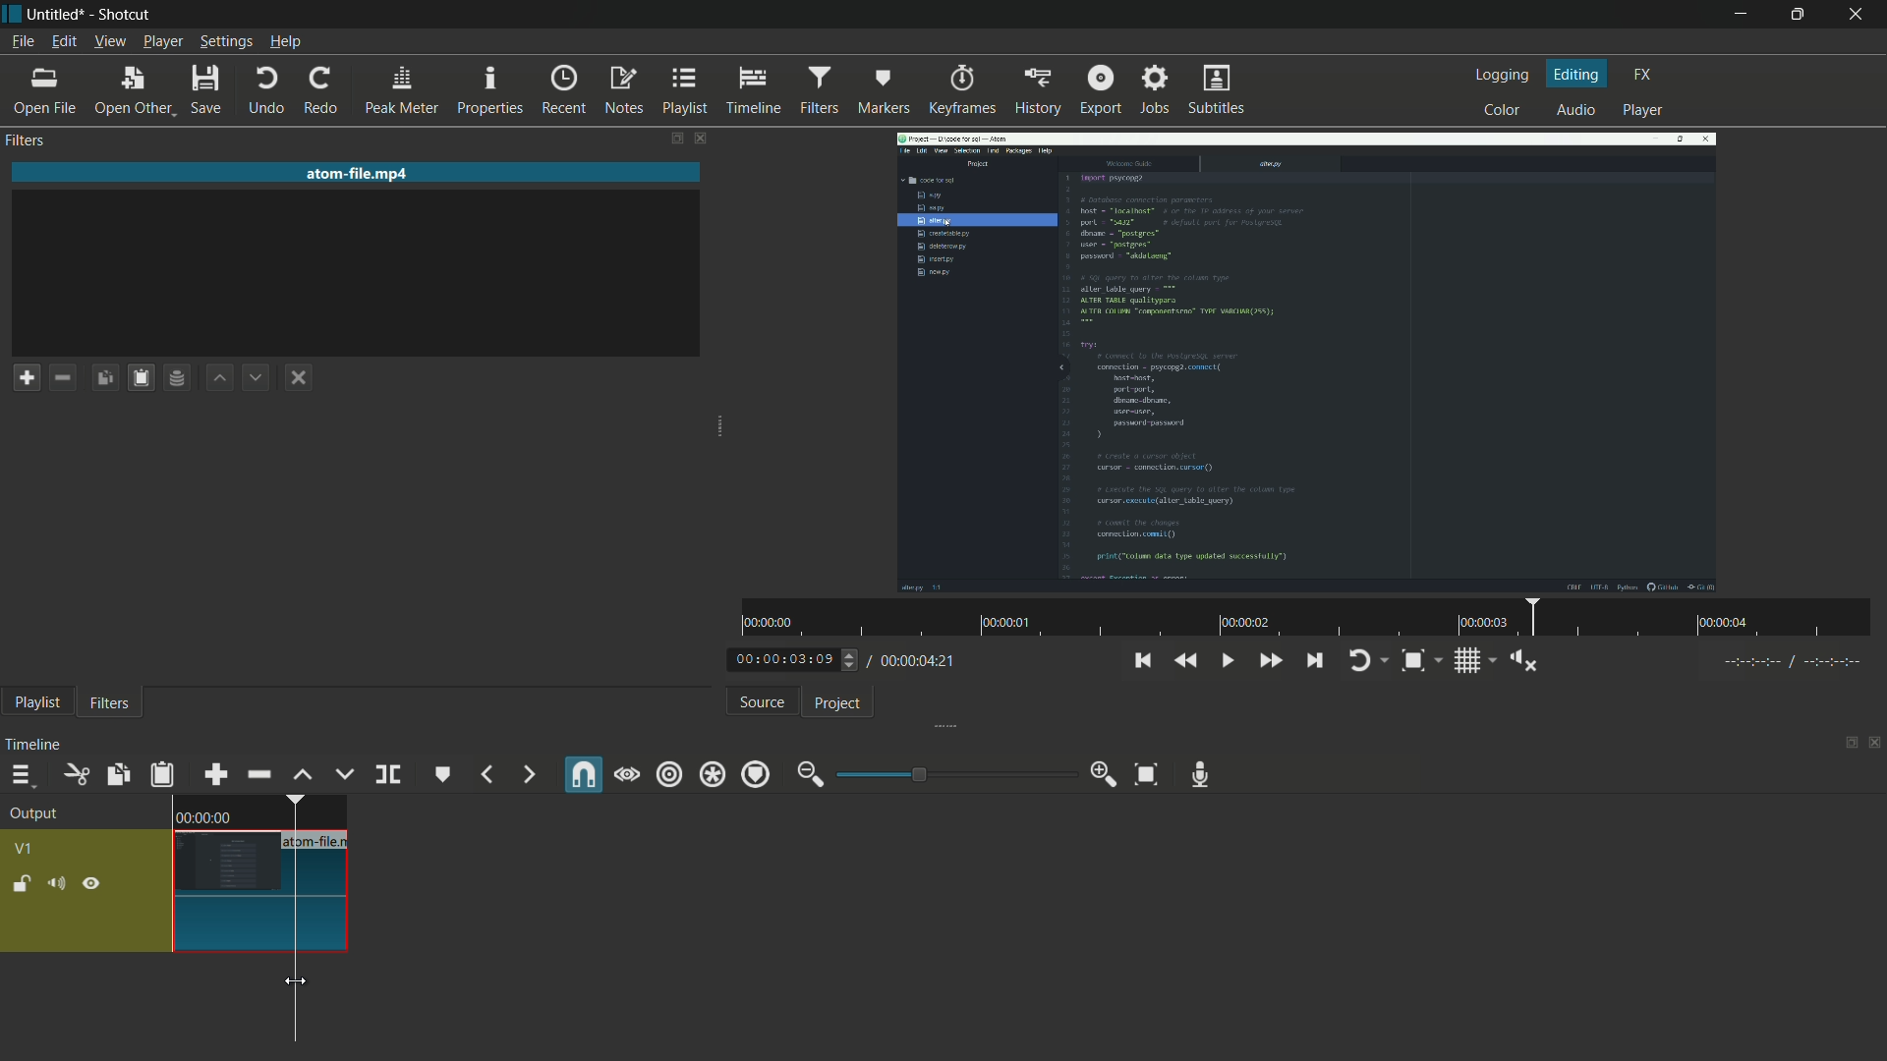  What do you see at coordinates (76, 774) in the screenshot?
I see `cut` at bounding box center [76, 774].